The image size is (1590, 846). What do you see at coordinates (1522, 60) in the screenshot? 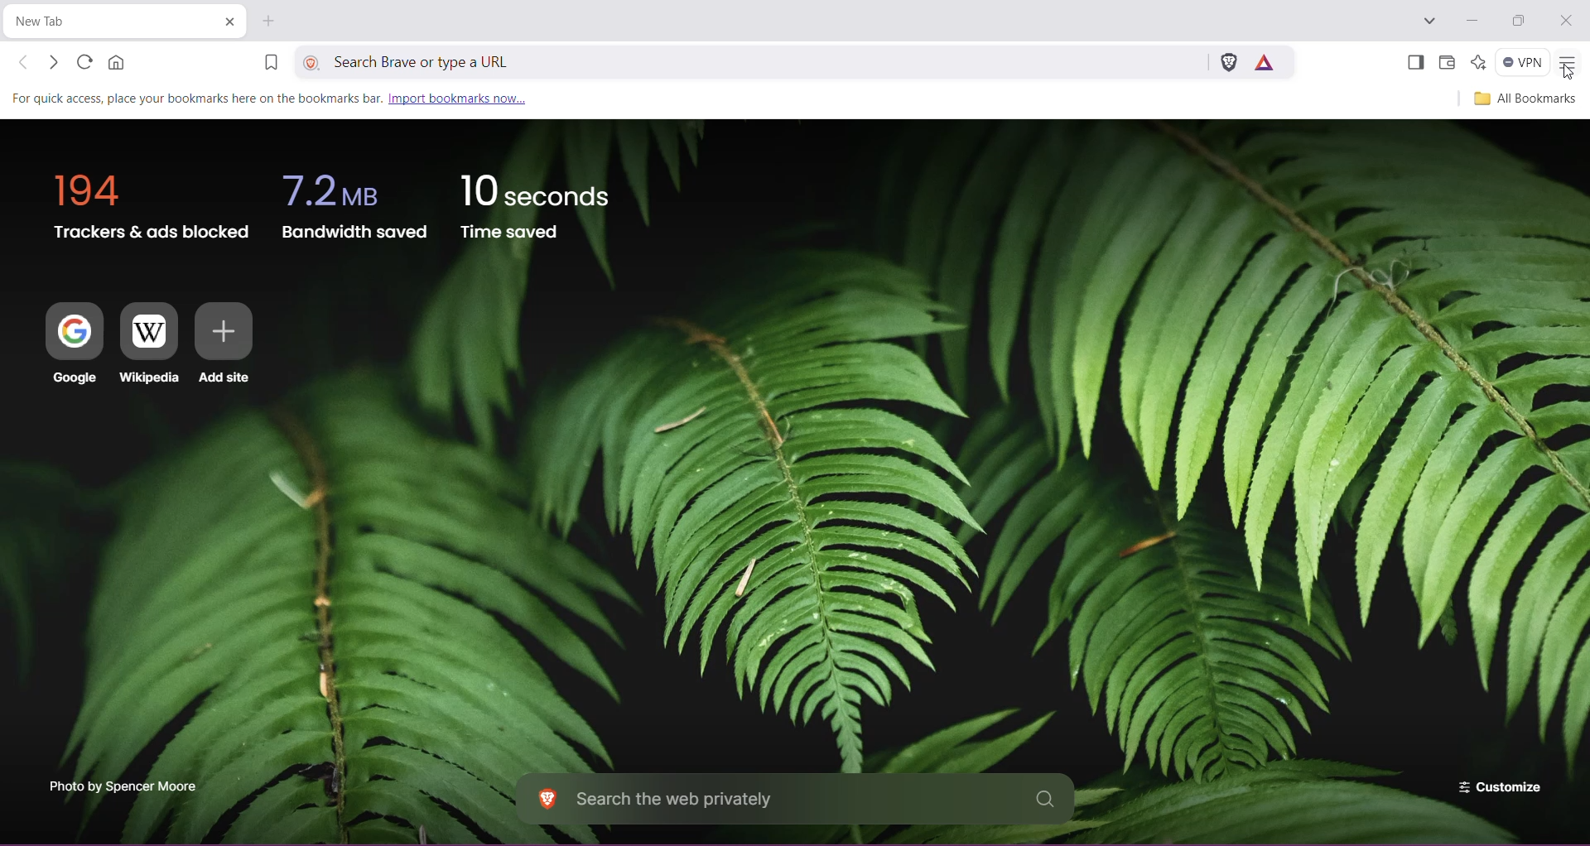
I see `Brave Firewall + VPN` at bounding box center [1522, 60].